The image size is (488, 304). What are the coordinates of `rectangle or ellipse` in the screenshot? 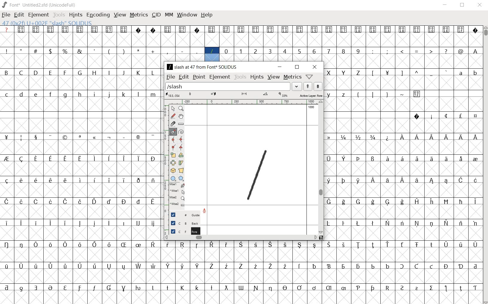 It's located at (173, 179).